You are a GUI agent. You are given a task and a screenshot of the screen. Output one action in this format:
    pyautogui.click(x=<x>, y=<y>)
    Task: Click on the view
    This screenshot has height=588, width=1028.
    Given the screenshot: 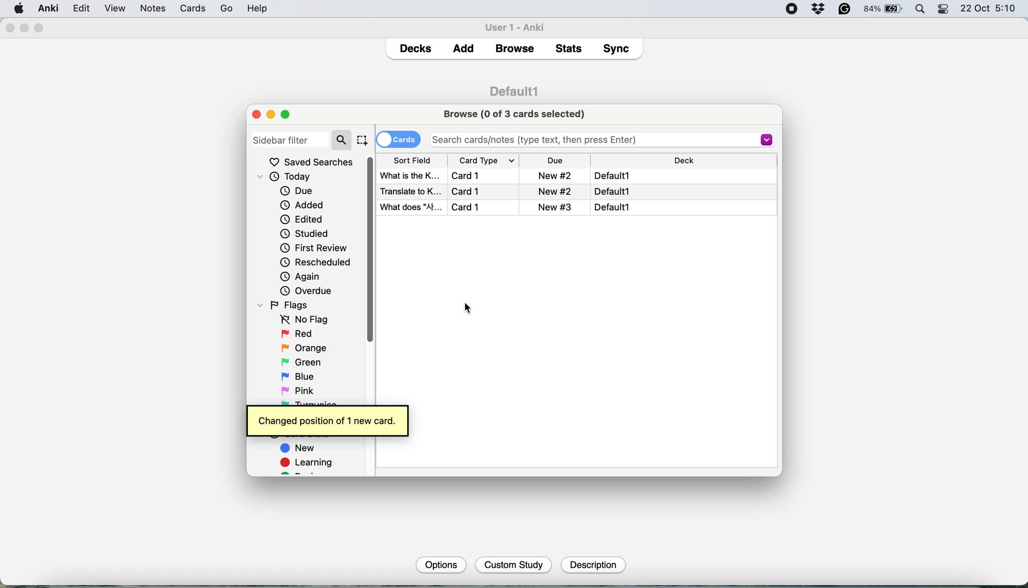 What is the action you would take?
    pyautogui.click(x=147, y=9)
    